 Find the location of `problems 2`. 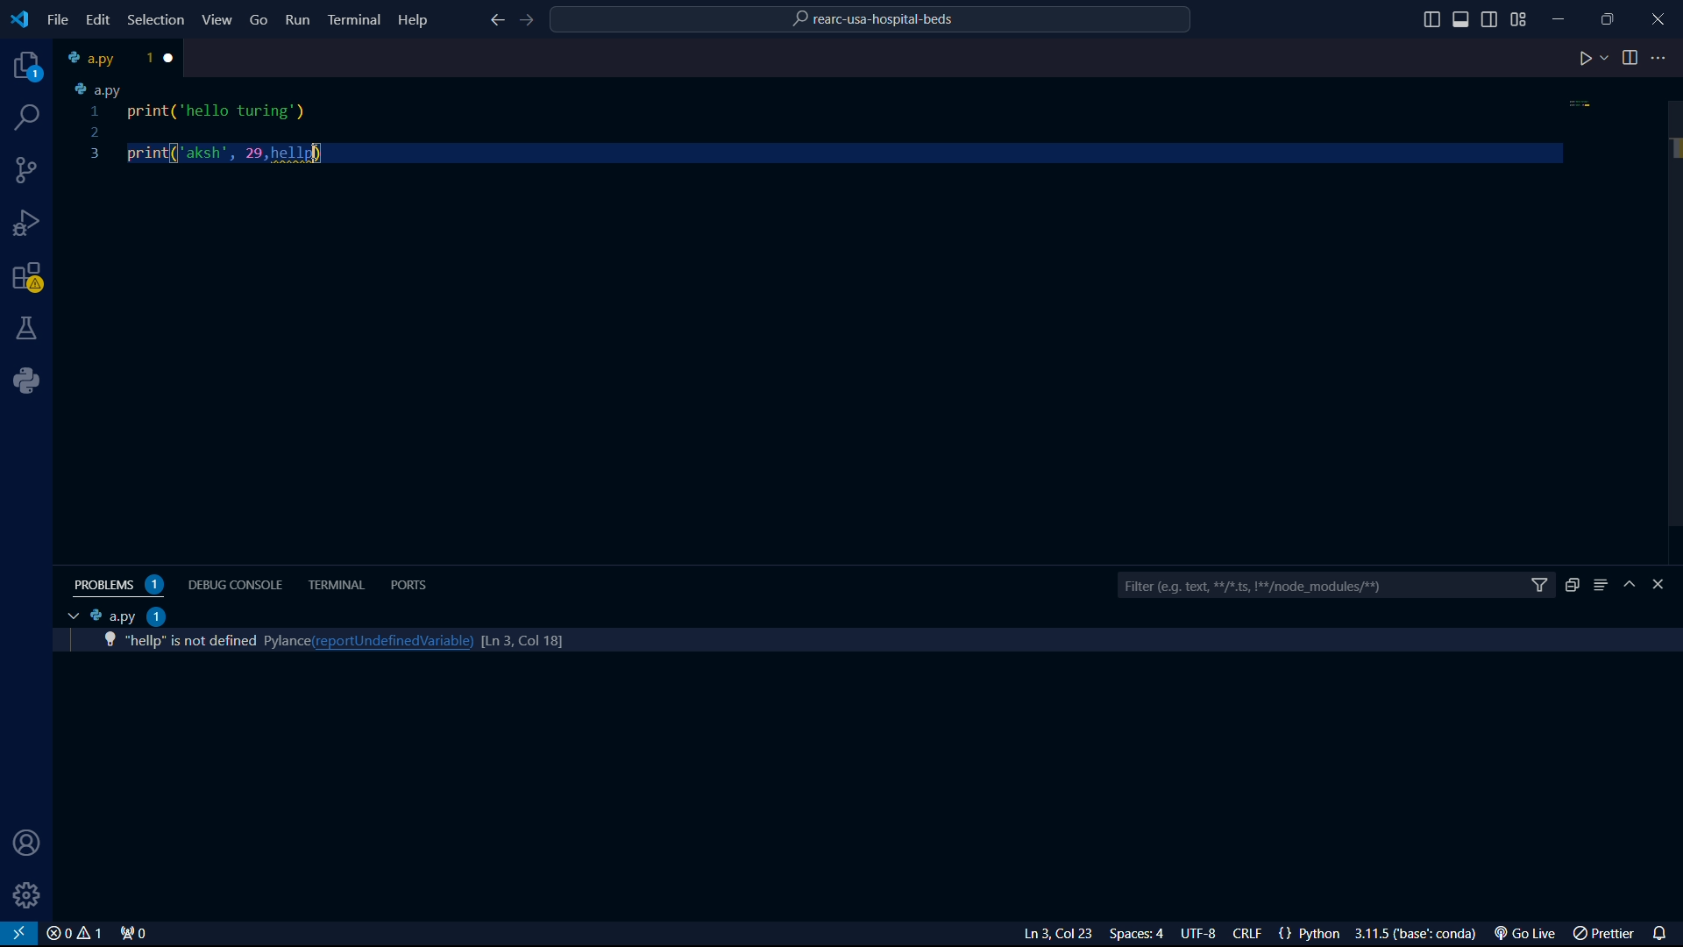

problems 2 is located at coordinates (123, 585).